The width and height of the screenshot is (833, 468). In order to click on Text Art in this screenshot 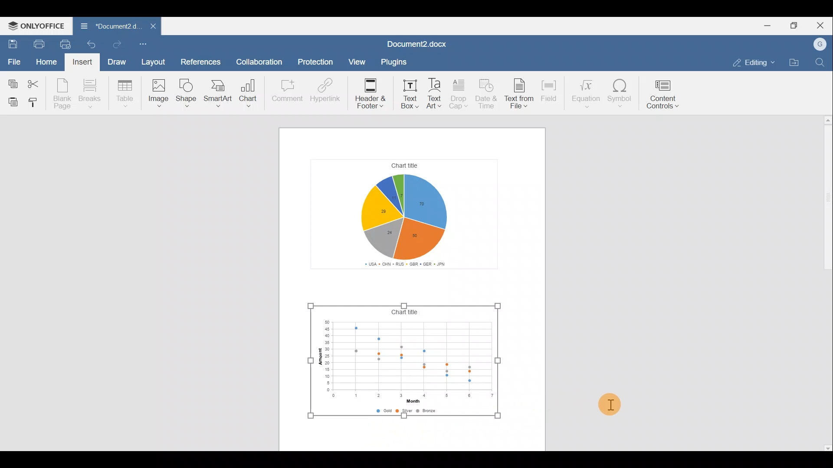, I will do `click(436, 93)`.